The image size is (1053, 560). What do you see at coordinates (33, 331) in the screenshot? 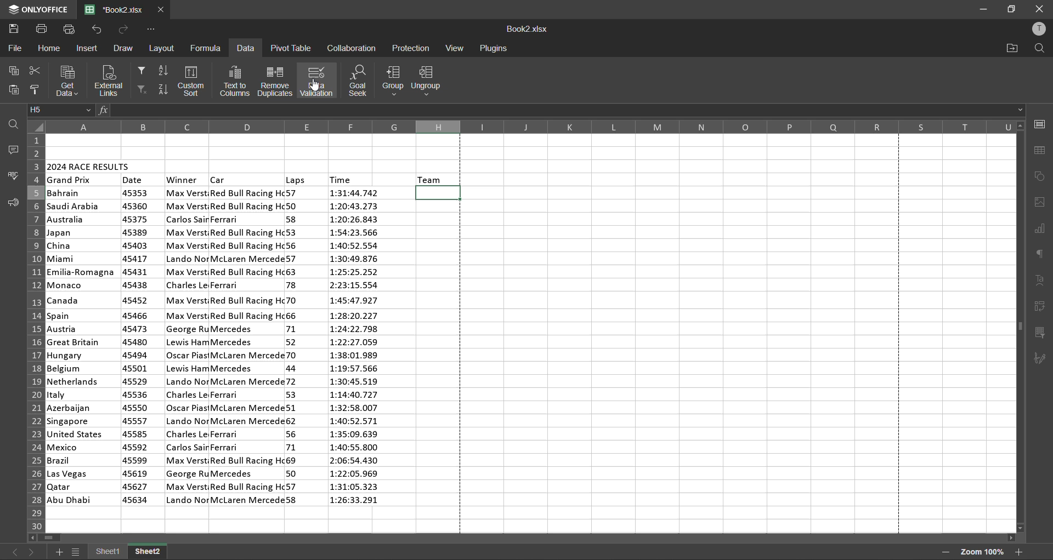
I see `row numbers` at bounding box center [33, 331].